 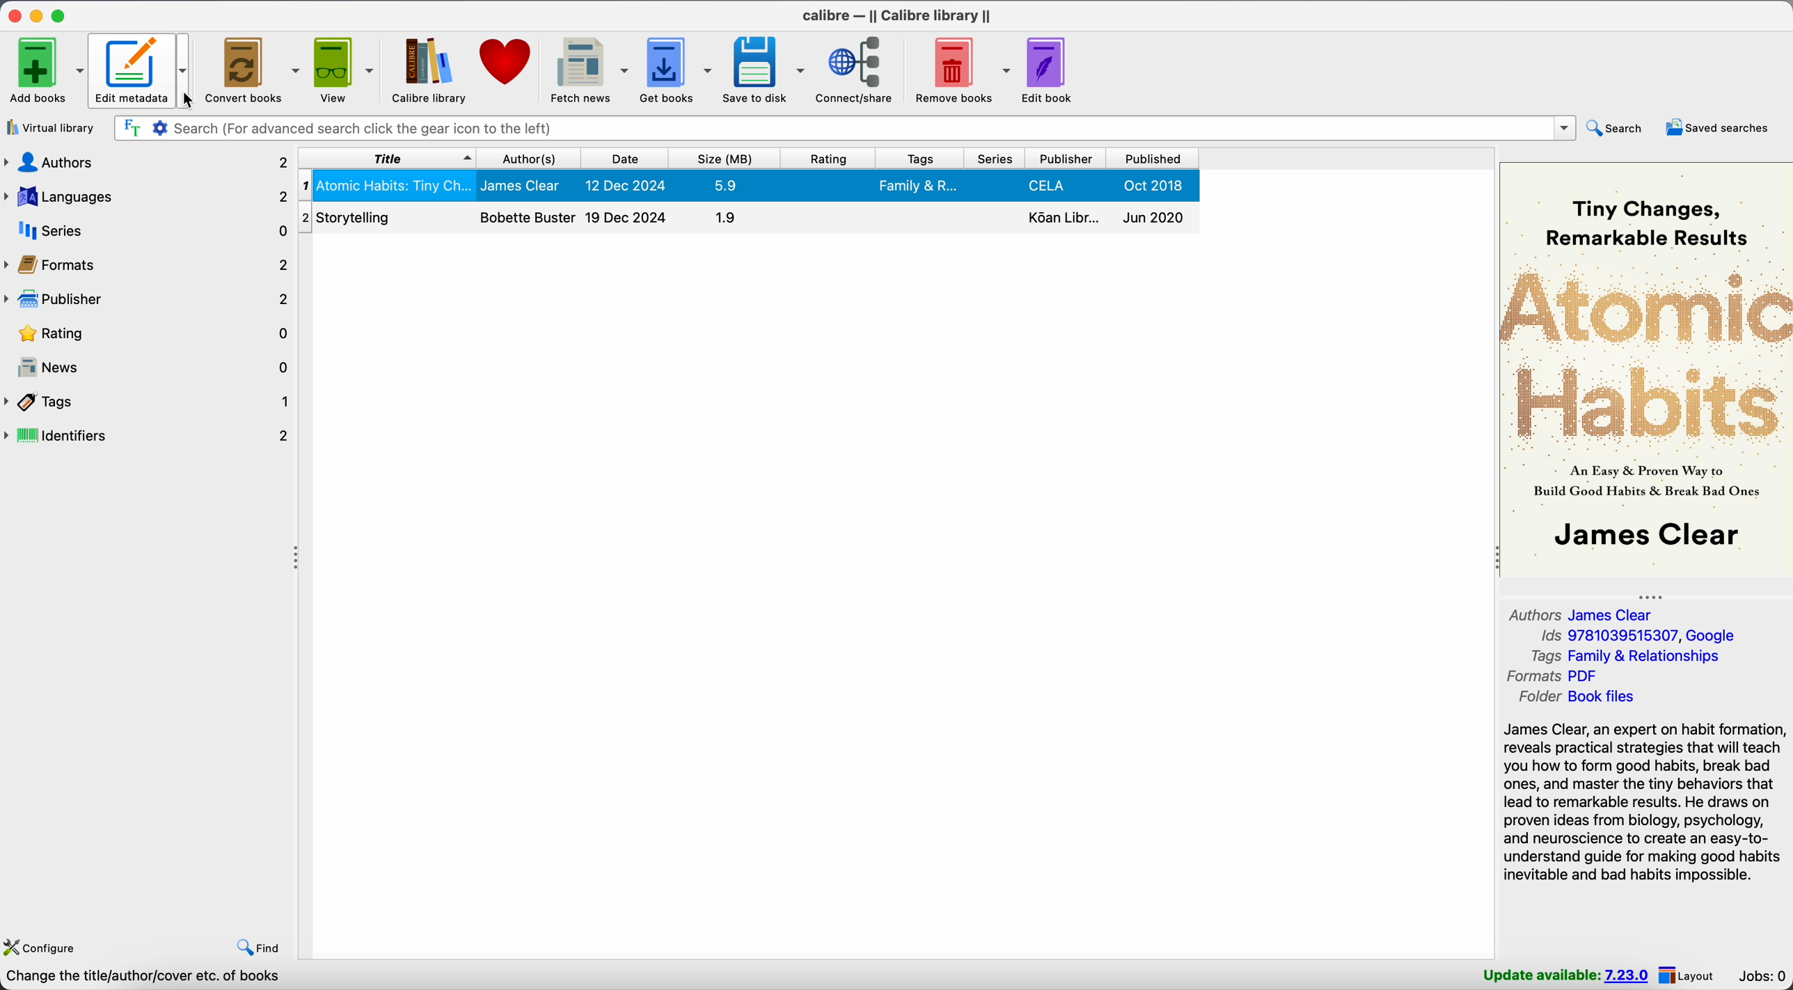 What do you see at coordinates (136, 71) in the screenshot?
I see `edit metadata` at bounding box center [136, 71].